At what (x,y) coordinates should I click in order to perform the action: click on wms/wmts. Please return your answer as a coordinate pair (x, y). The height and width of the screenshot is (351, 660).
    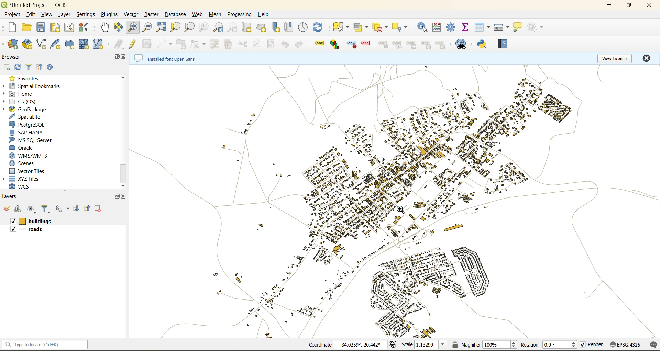
    Looking at the image, I should click on (33, 156).